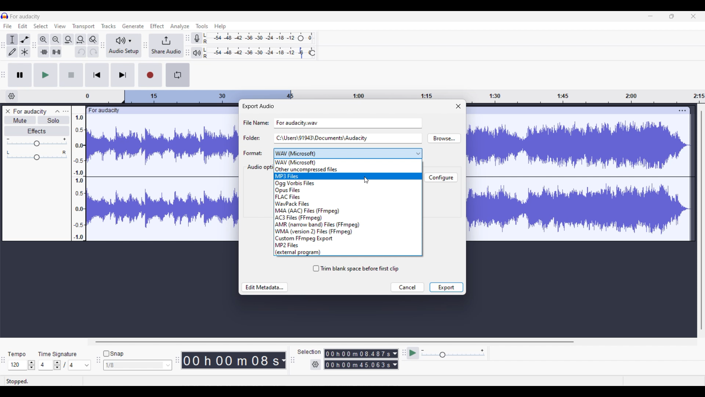  I want to click on Track settings, so click(682, 110).